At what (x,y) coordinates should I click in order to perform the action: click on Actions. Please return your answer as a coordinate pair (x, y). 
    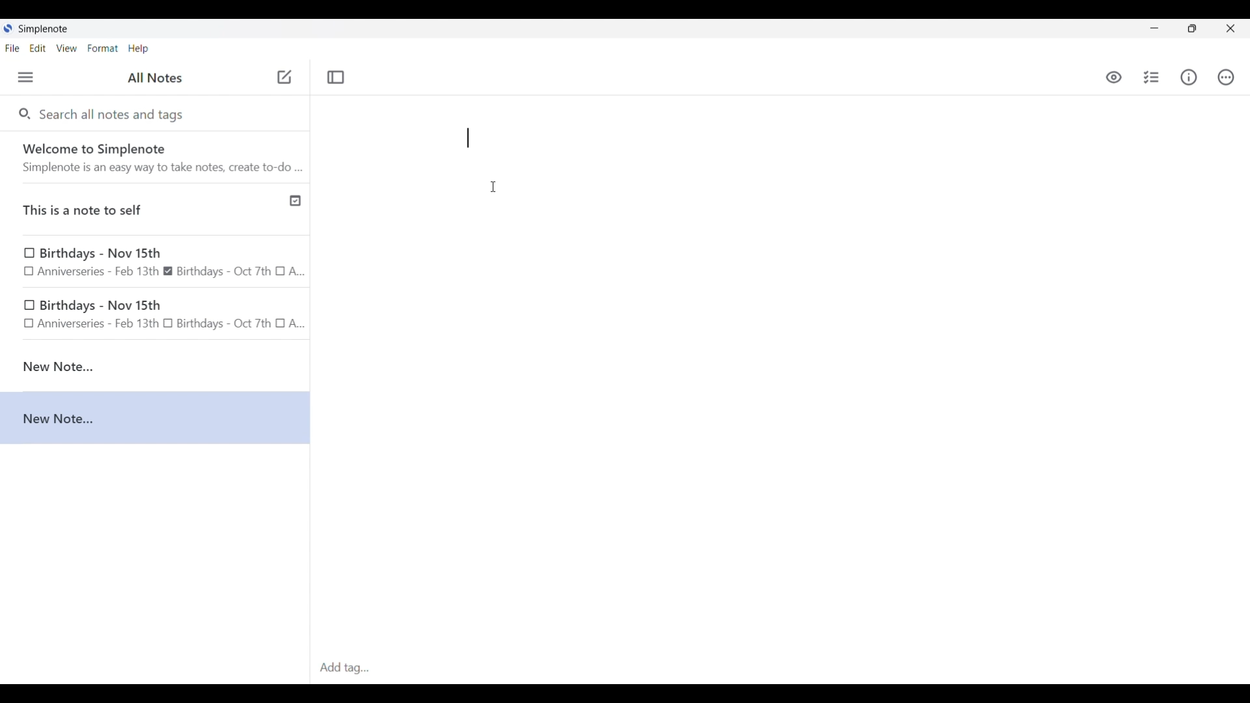
    Looking at the image, I should click on (1225, 77).